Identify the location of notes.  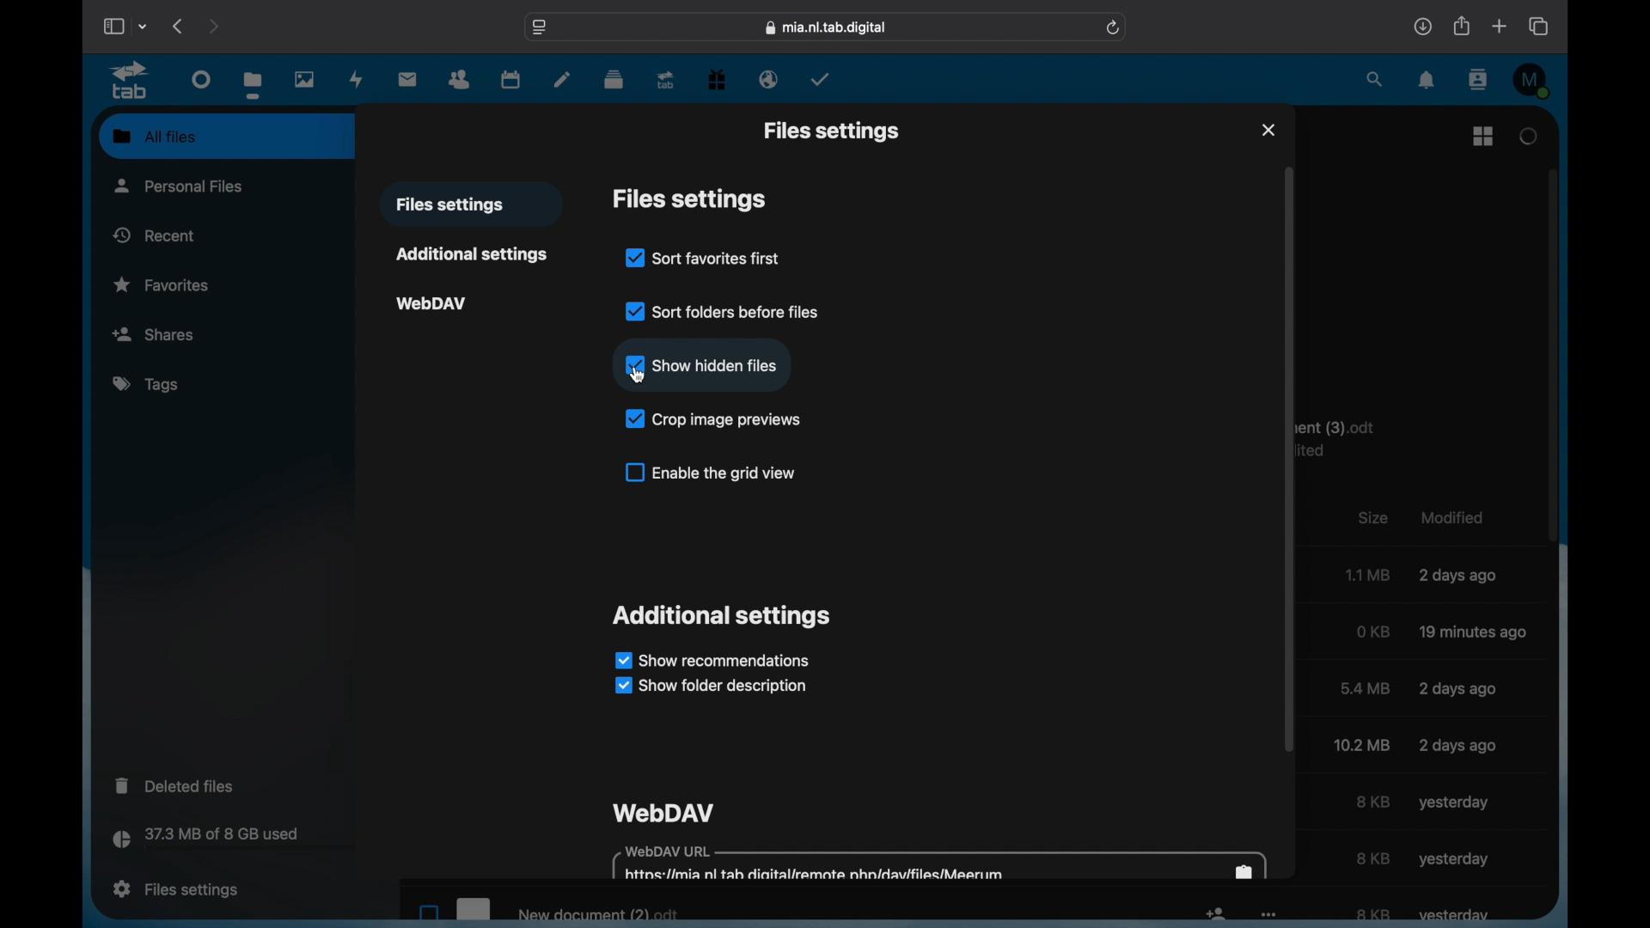
(562, 81).